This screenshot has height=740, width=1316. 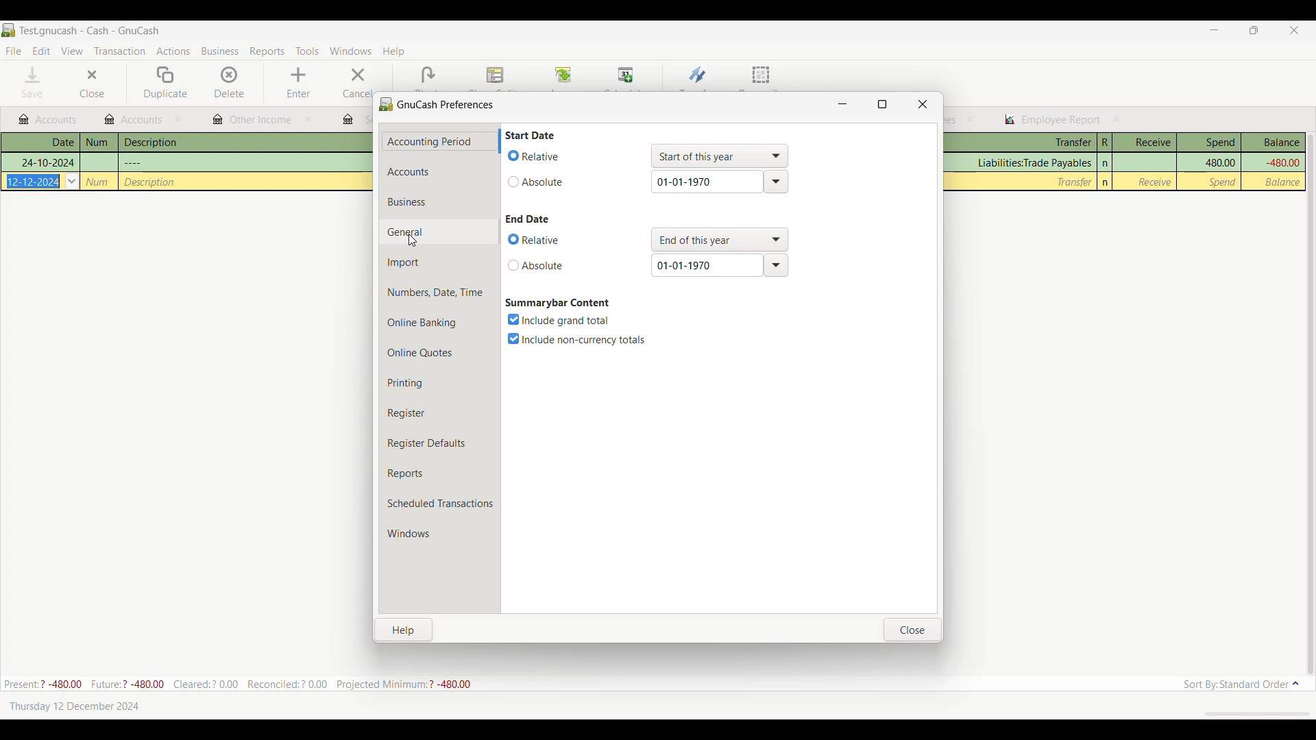 What do you see at coordinates (439, 323) in the screenshot?
I see `Online banking` at bounding box center [439, 323].